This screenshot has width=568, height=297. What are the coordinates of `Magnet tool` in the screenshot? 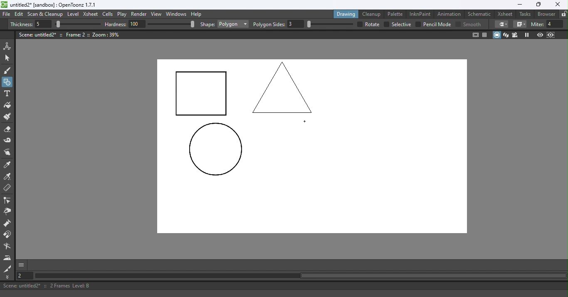 It's located at (8, 224).